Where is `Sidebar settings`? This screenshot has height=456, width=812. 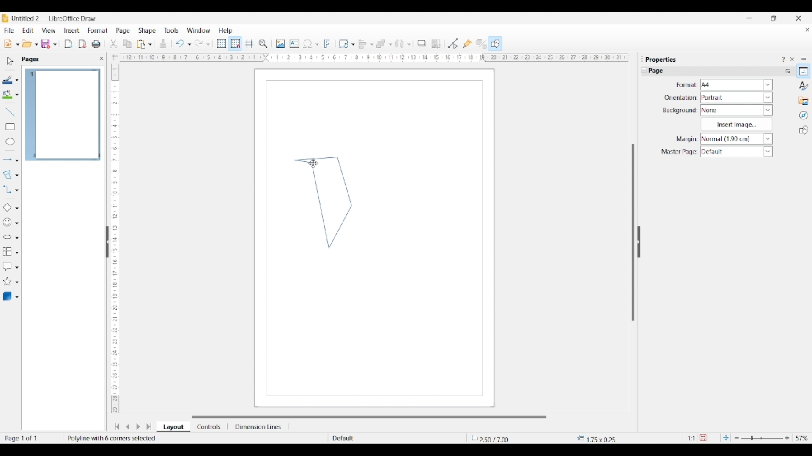 Sidebar settings is located at coordinates (804, 58).